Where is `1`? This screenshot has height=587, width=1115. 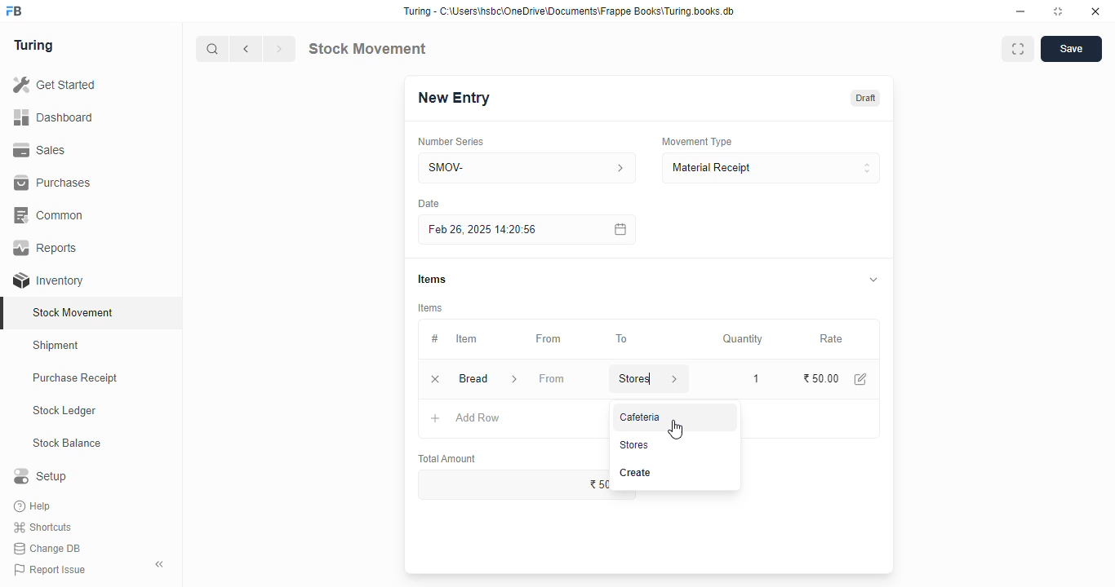
1 is located at coordinates (753, 377).